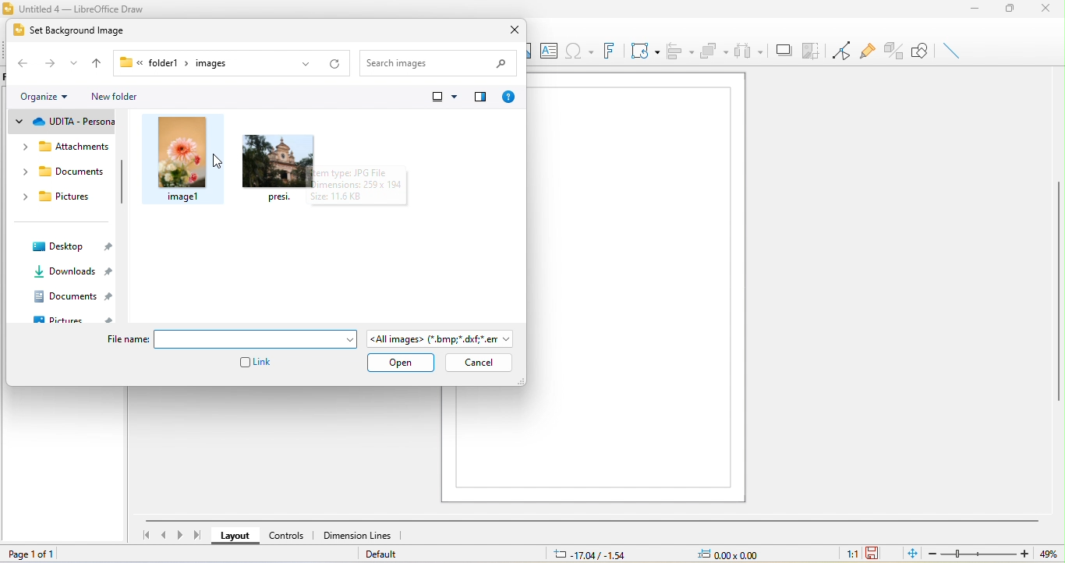 The image size is (1065, 563). Describe the element at coordinates (646, 52) in the screenshot. I see `transformation` at that location.